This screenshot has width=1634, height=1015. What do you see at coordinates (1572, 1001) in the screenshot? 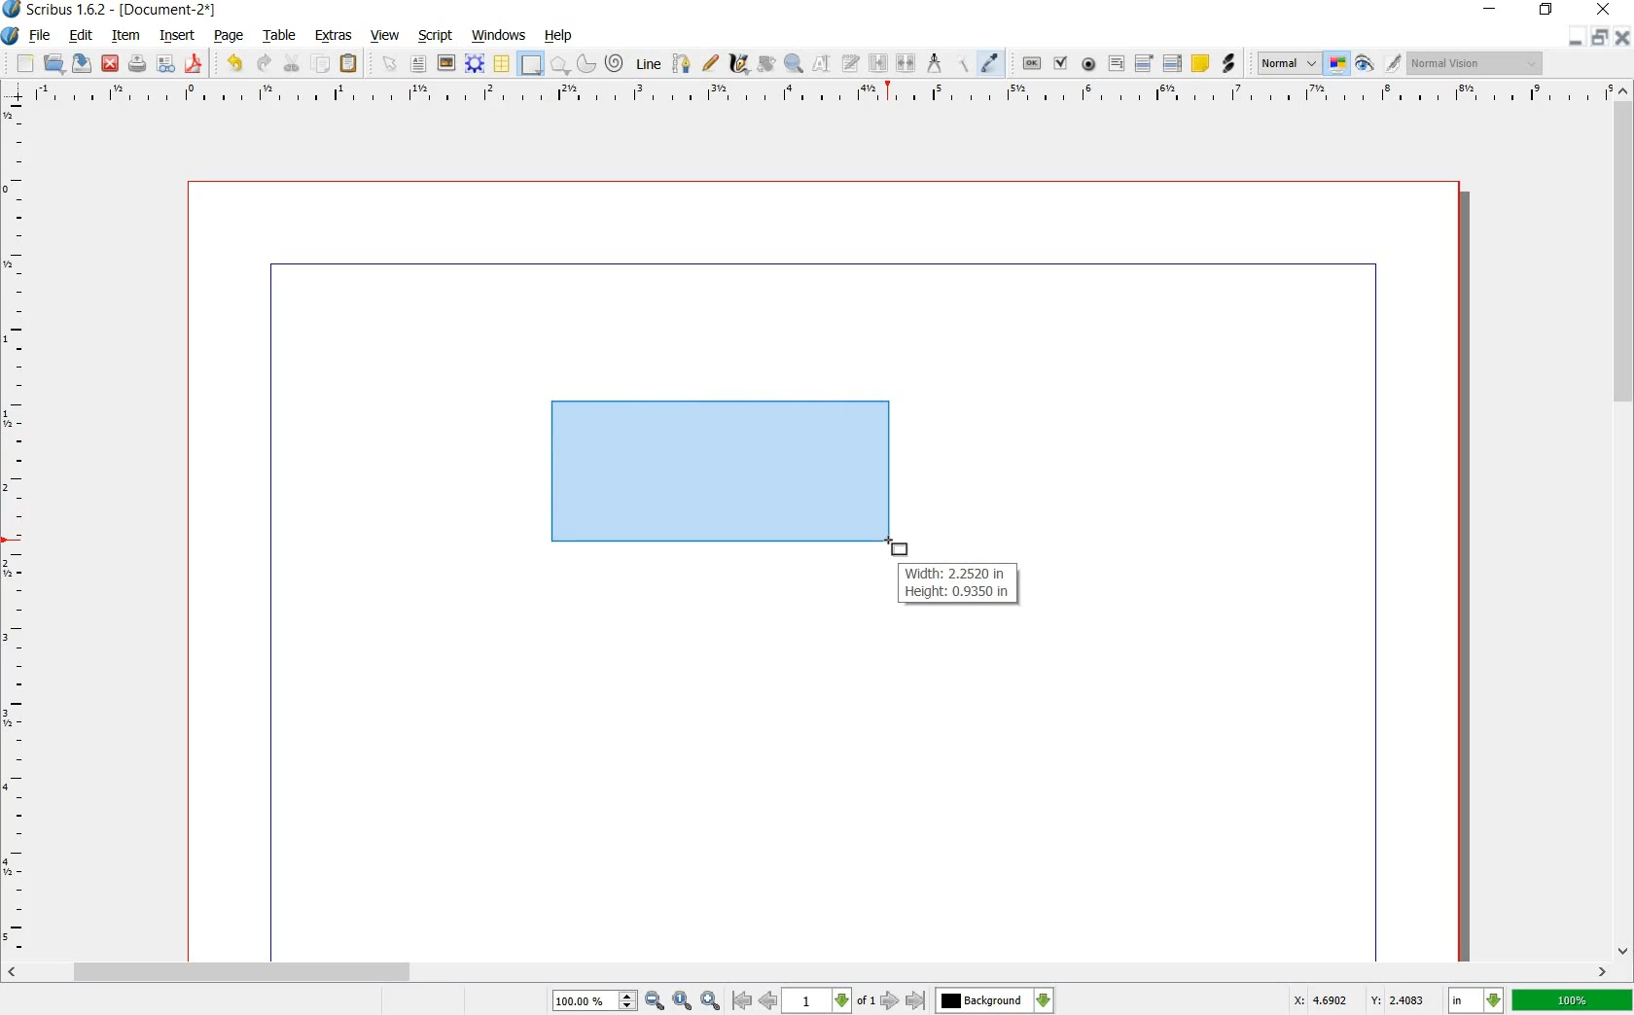
I see `100%` at bounding box center [1572, 1001].